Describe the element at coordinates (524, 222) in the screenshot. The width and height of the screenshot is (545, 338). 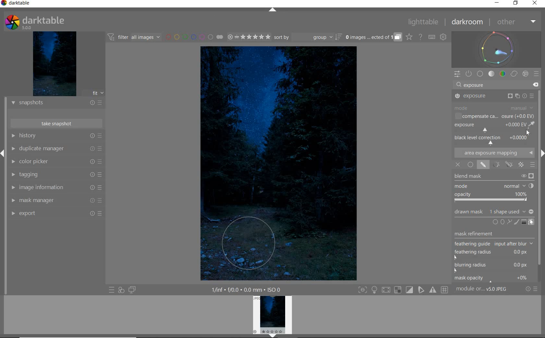
I see `ADD GRADIENT` at that location.